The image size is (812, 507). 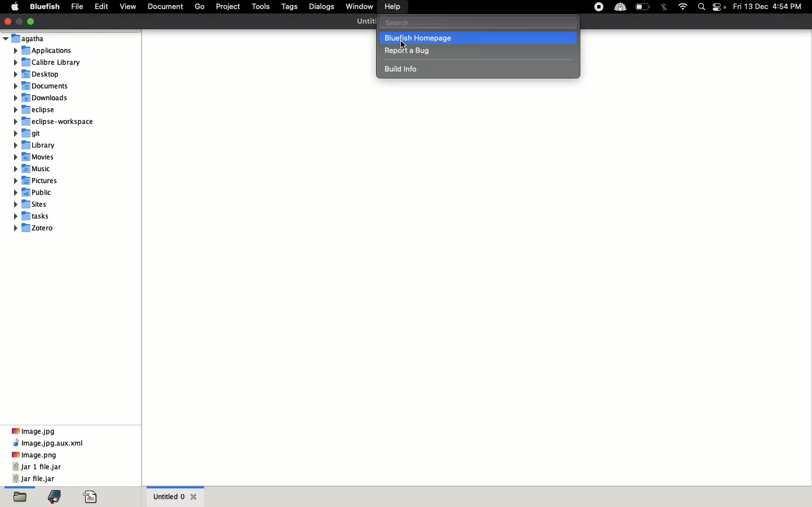 I want to click on Minimize, so click(x=19, y=21).